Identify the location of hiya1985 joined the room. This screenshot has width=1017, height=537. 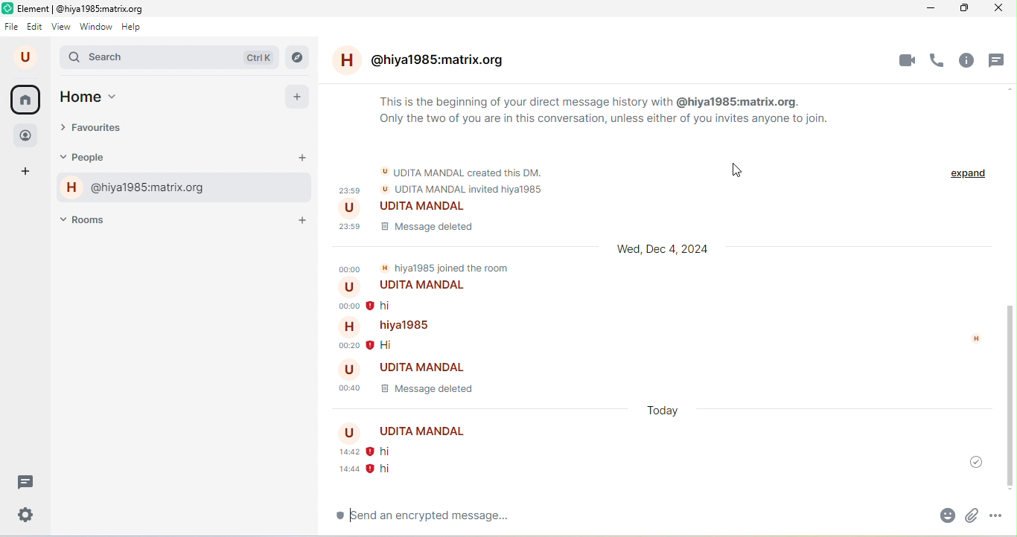
(447, 268).